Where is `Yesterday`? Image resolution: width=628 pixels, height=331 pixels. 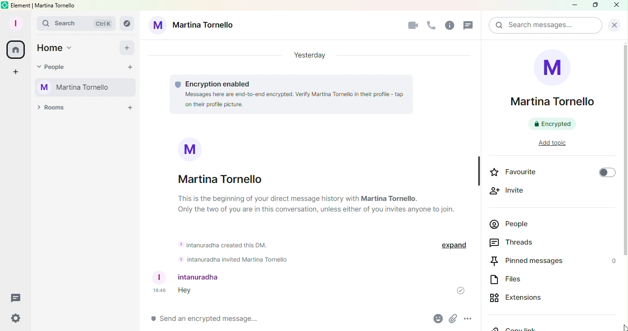 Yesterday is located at coordinates (314, 55).